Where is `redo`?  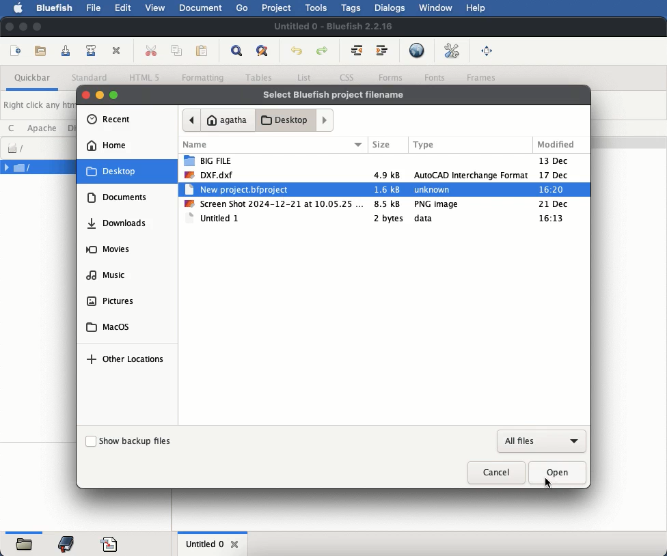 redo is located at coordinates (324, 51).